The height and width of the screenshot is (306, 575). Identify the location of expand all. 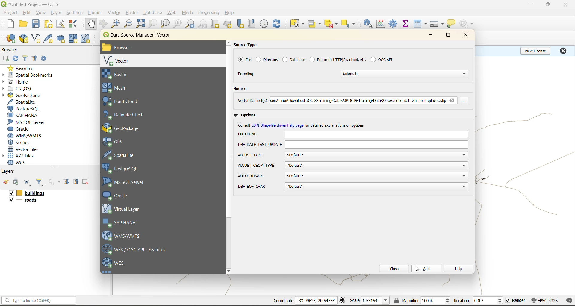
(66, 182).